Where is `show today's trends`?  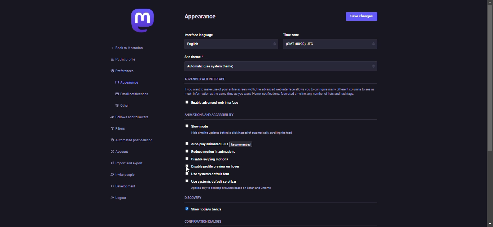
show today's trends is located at coordinates (211, 209).